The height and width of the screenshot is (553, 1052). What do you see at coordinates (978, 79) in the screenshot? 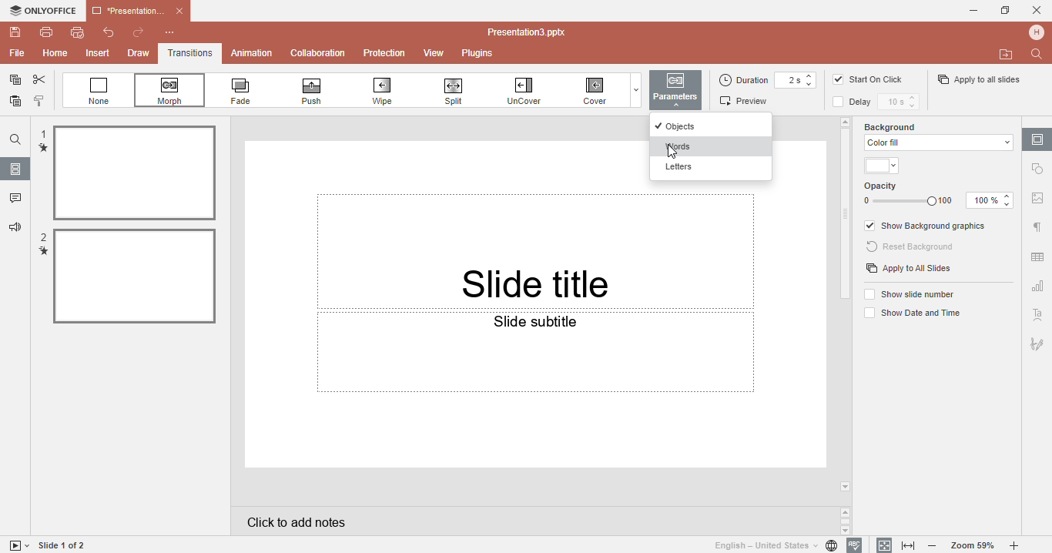
I see `Apply to all slides` at bounding box center [978, 79].